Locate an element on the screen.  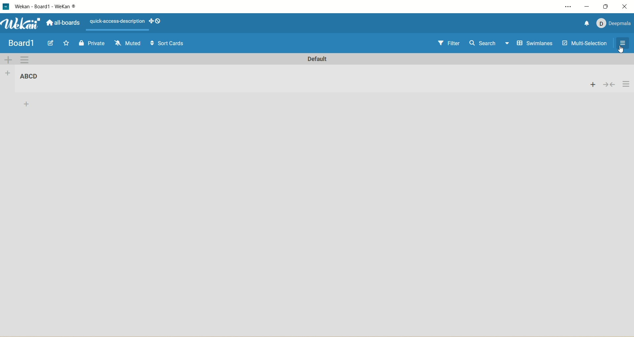
multi-selection is located at coordinates (585, 43).